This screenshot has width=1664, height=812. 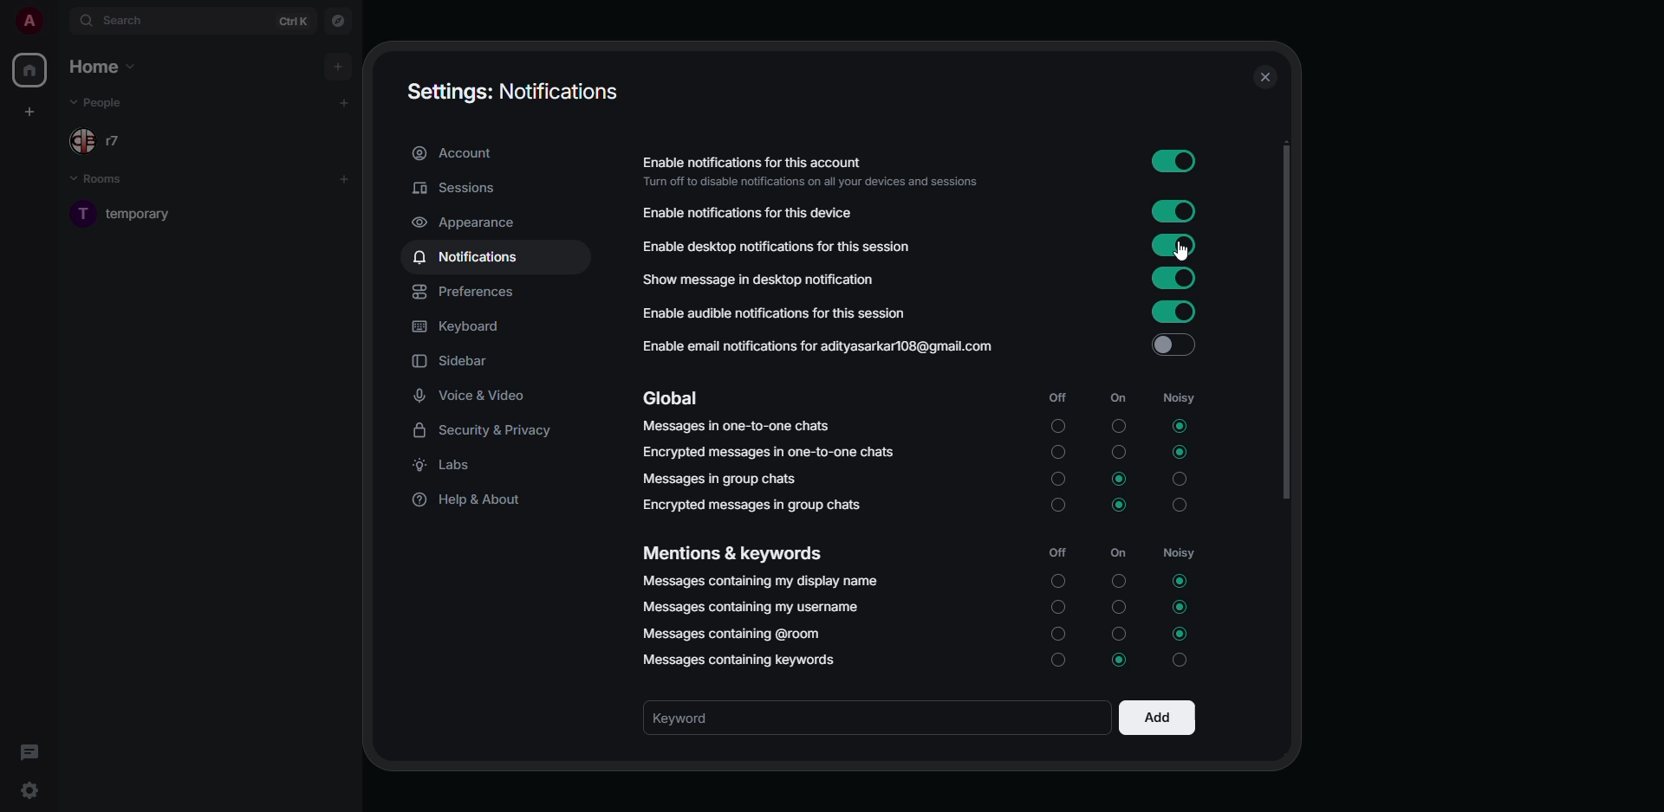 I want to click on home, so click(x=33, y=69).